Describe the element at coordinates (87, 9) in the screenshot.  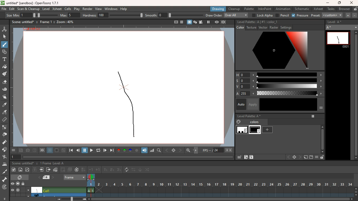
I see `render` at that location.